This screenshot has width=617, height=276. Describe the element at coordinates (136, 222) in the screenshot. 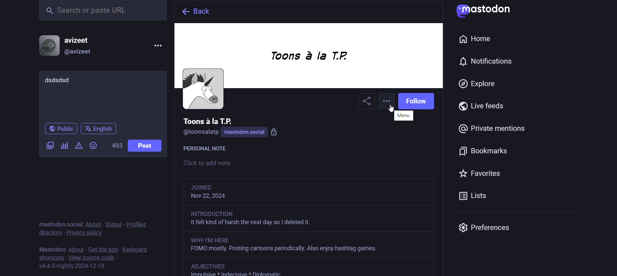

I see `profiles` at that location.